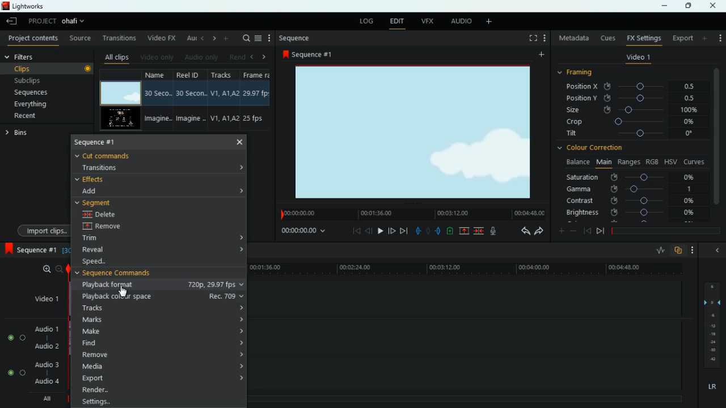 The image size is (726, 408). I want to click on hsv, so click(669, 161).